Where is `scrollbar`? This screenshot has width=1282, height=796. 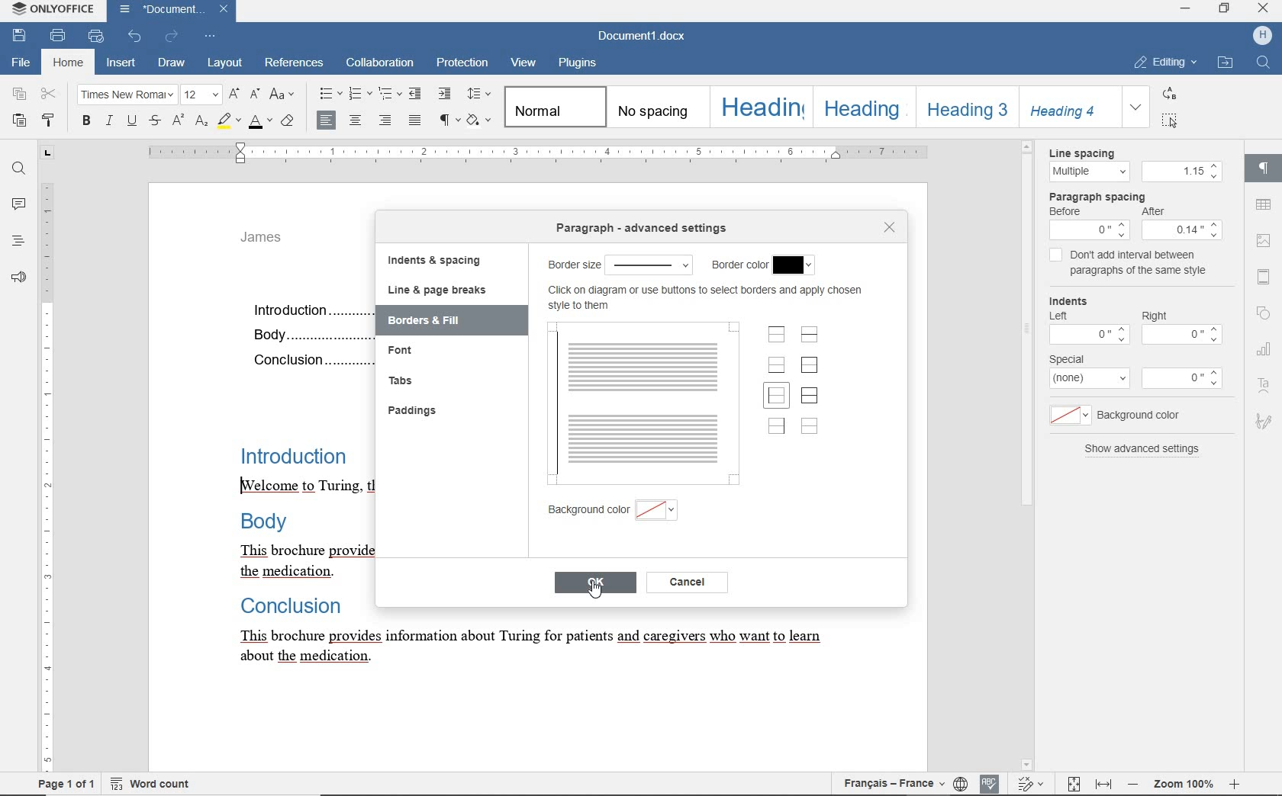
scrollbar is located at coordinates (1237, 454).